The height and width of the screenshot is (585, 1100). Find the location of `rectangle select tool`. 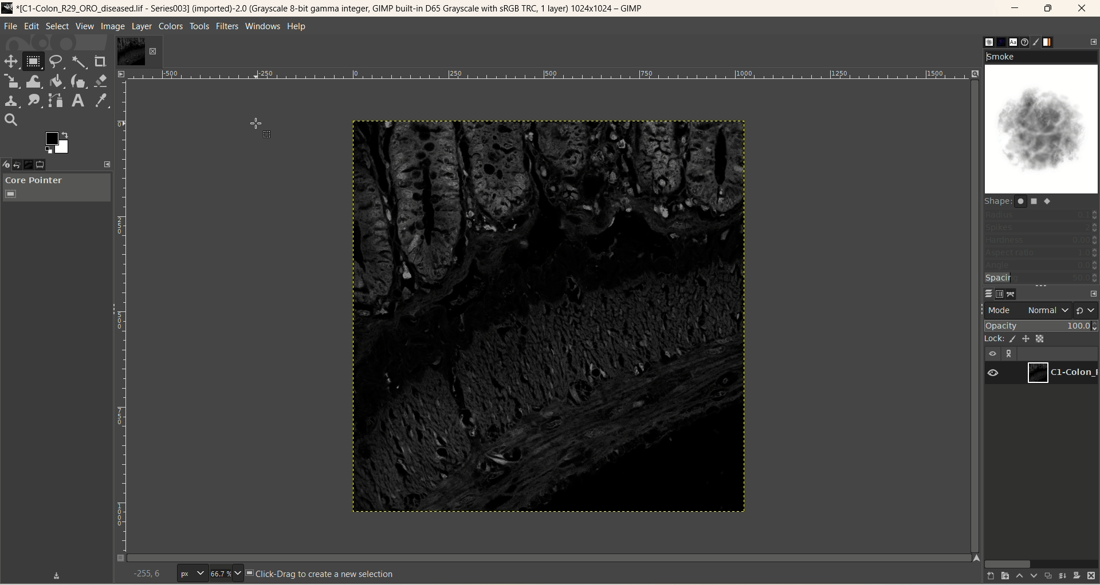

rectangle select tool is located at coordinates (36, 61).